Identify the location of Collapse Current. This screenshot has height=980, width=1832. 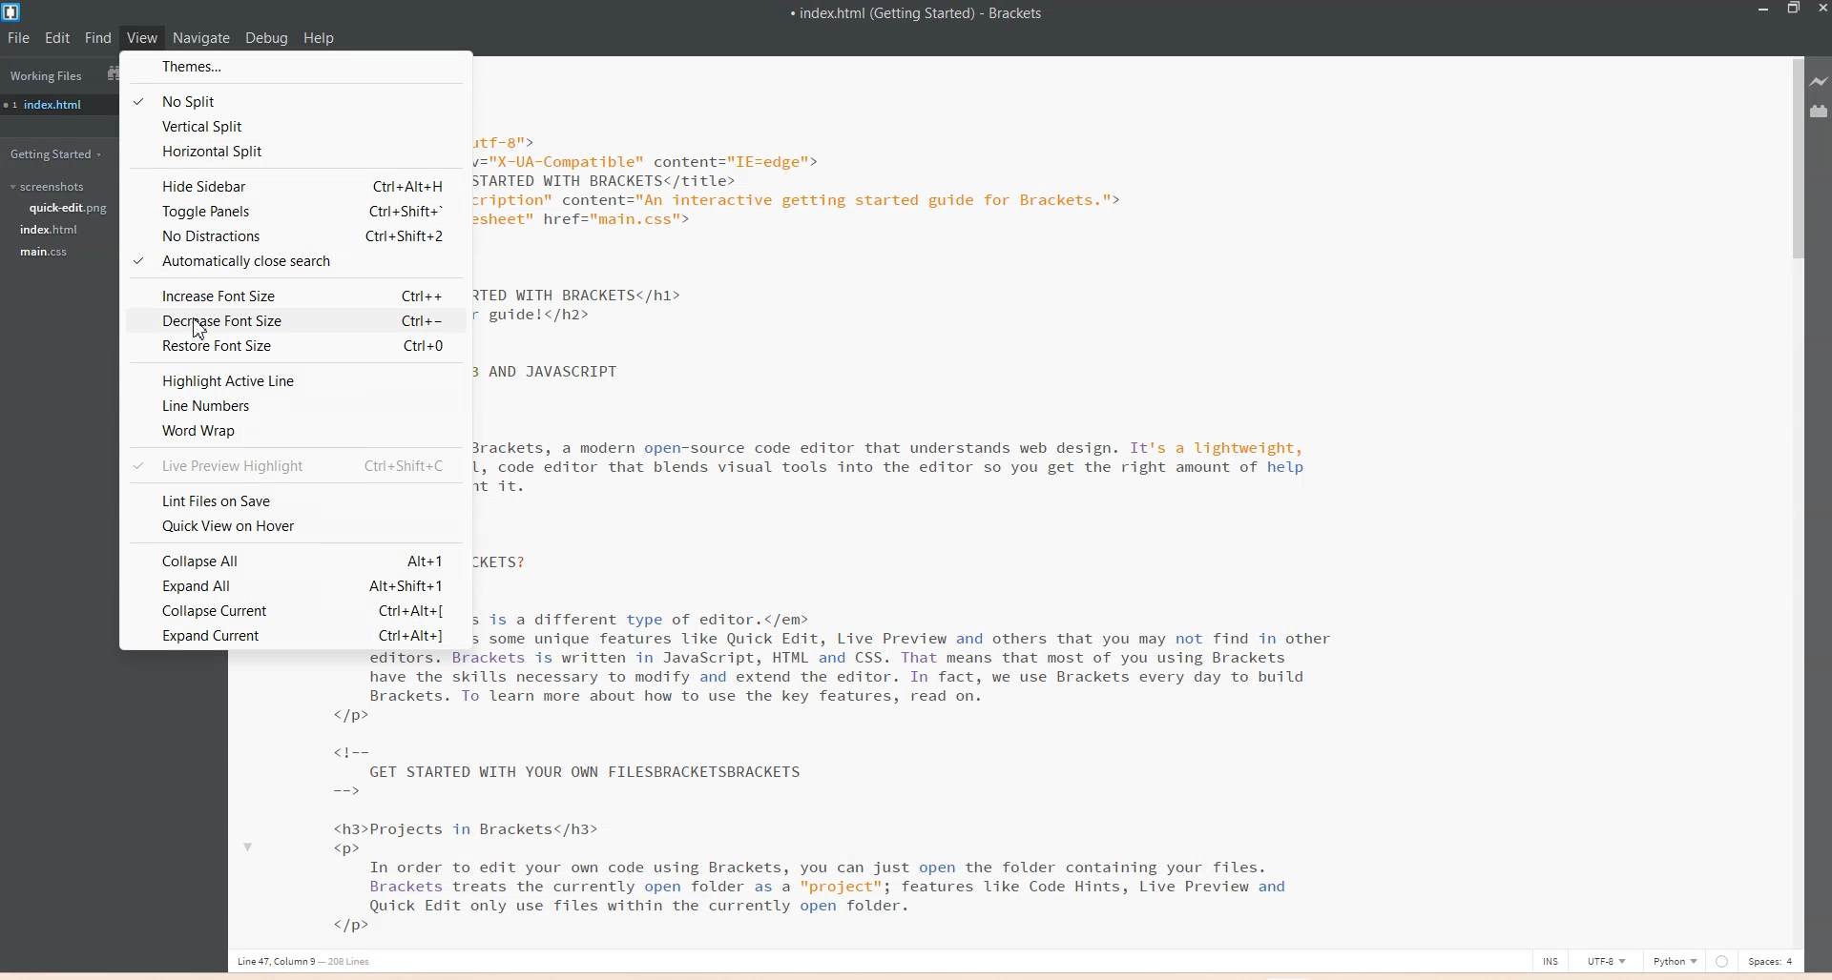
(296, 609).